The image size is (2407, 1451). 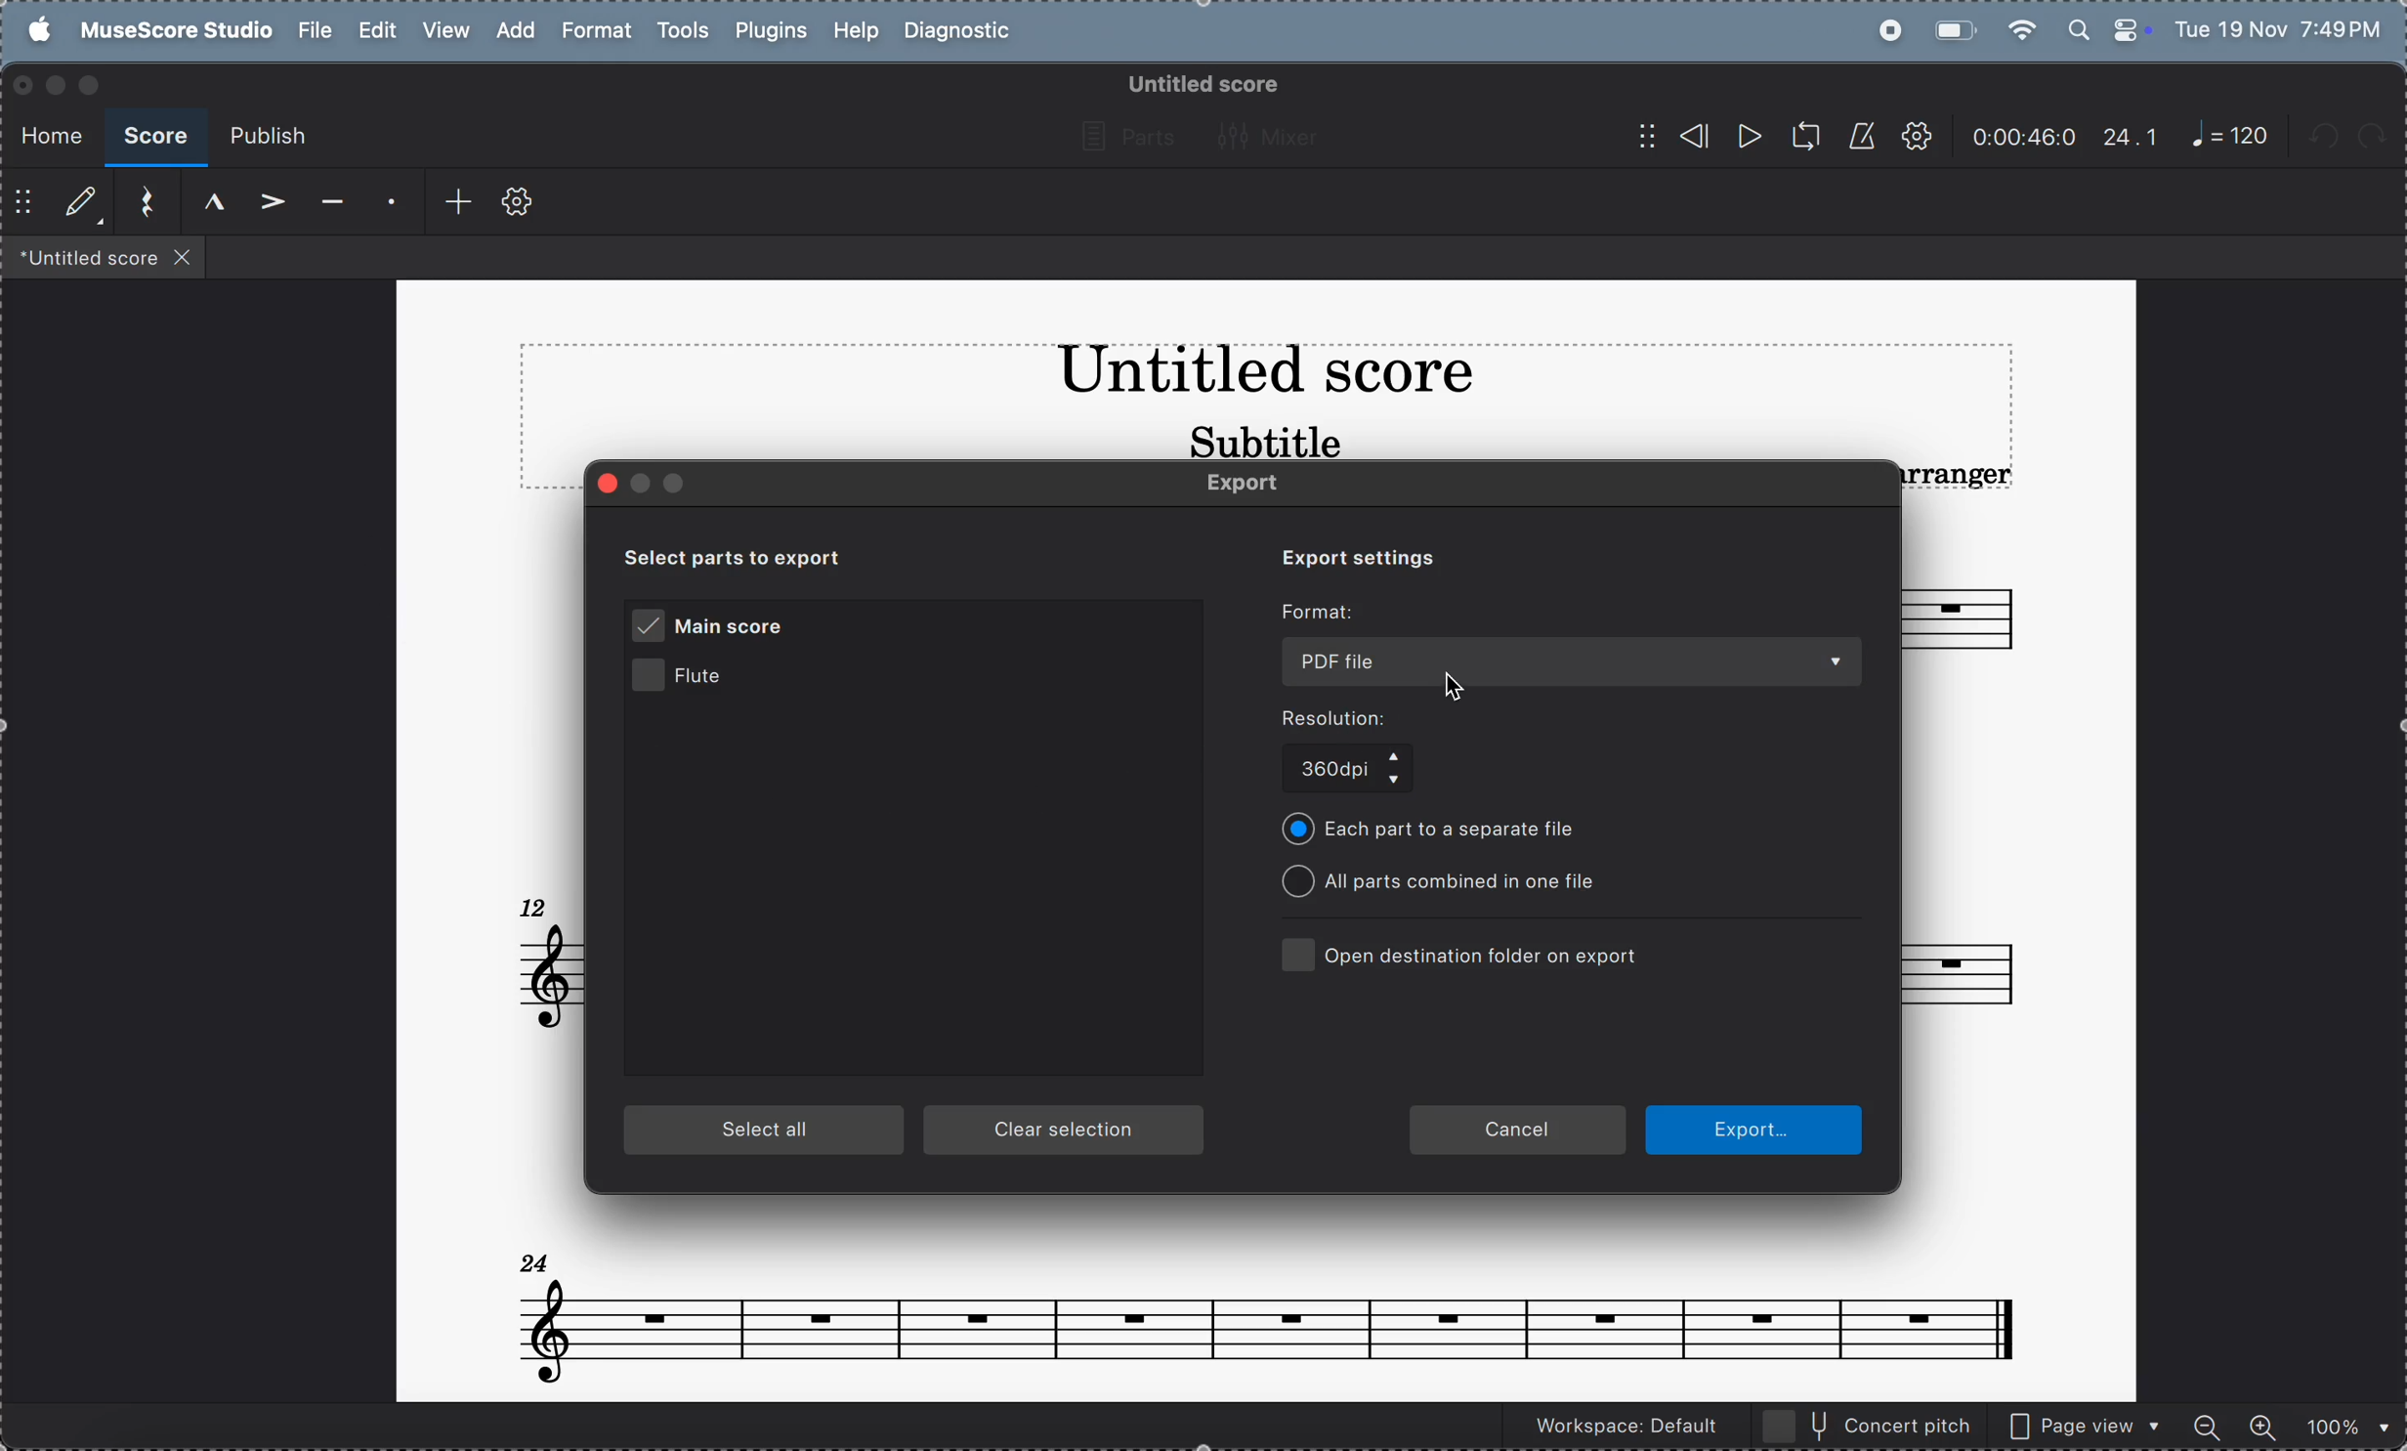 What do you see at coordinates (1916, 138) in the screenshot?
I see `settings` at bounding box center [1916, 138].